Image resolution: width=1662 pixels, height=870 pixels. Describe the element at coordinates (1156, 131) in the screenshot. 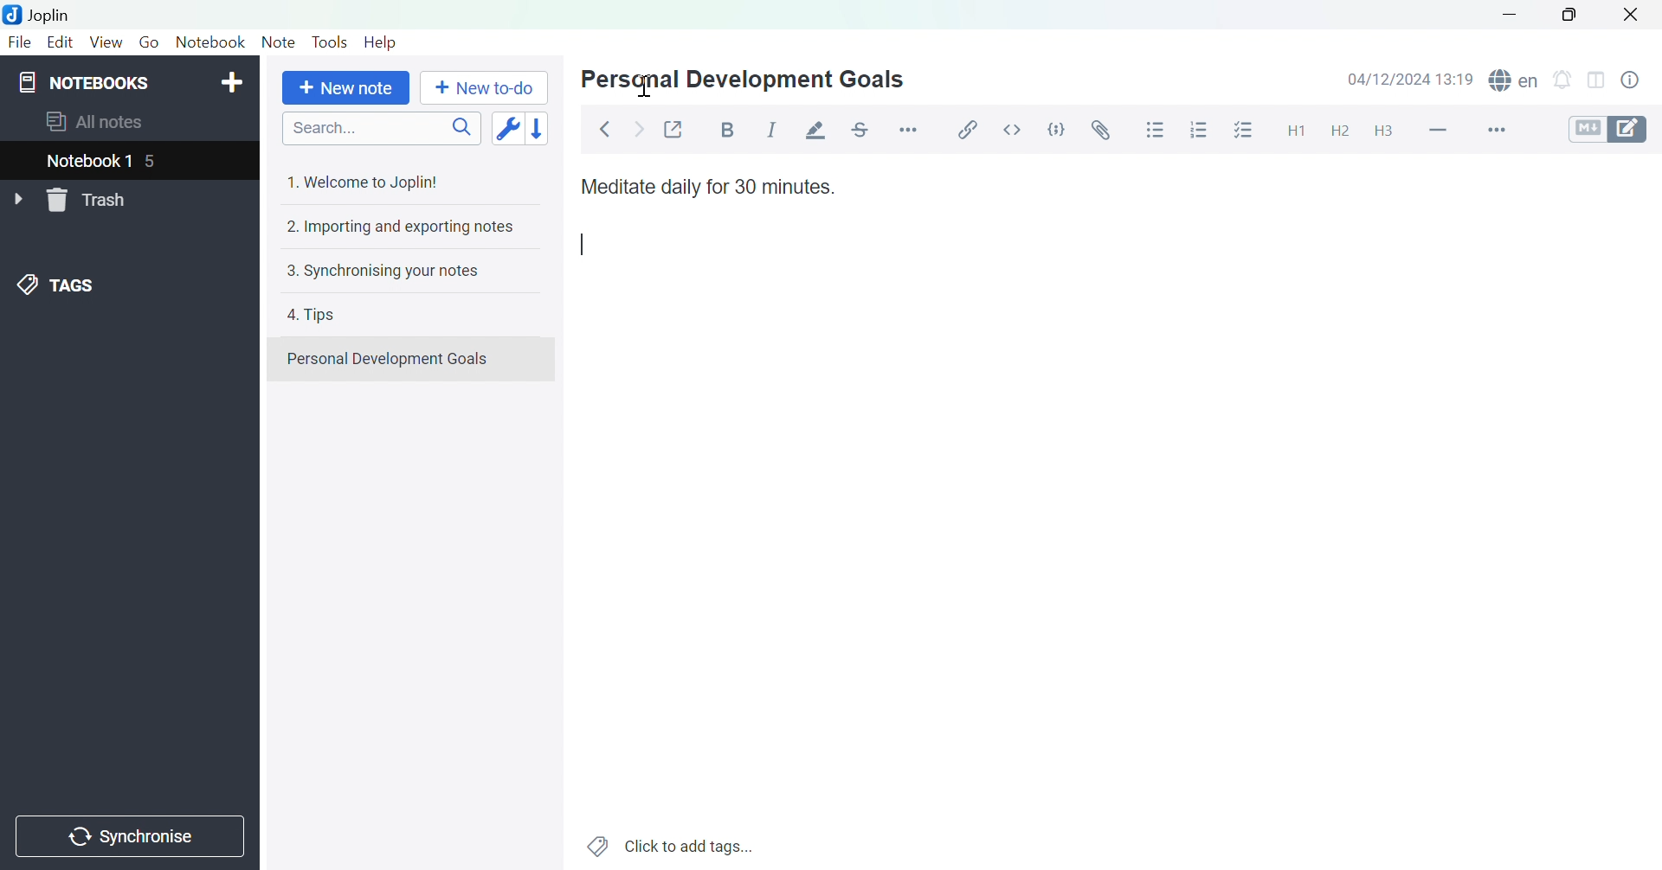

I see `Bulleted list` at that location.